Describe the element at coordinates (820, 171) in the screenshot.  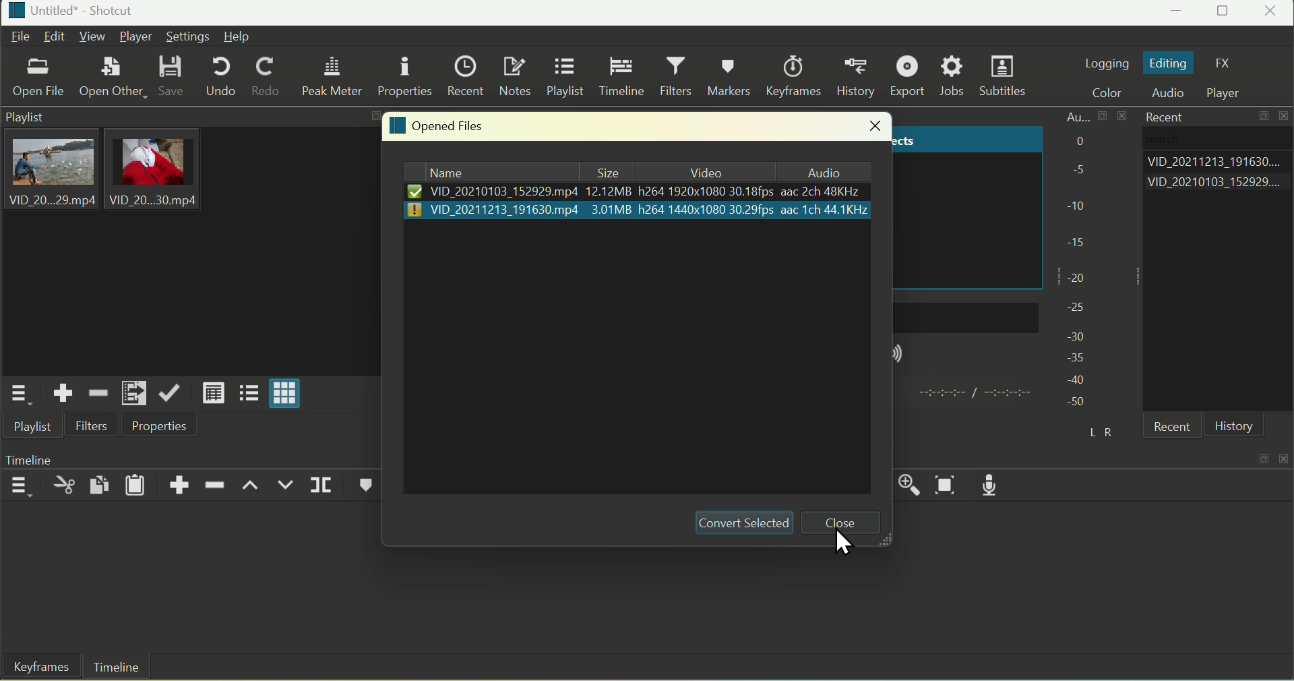
I see `audio` at that location.